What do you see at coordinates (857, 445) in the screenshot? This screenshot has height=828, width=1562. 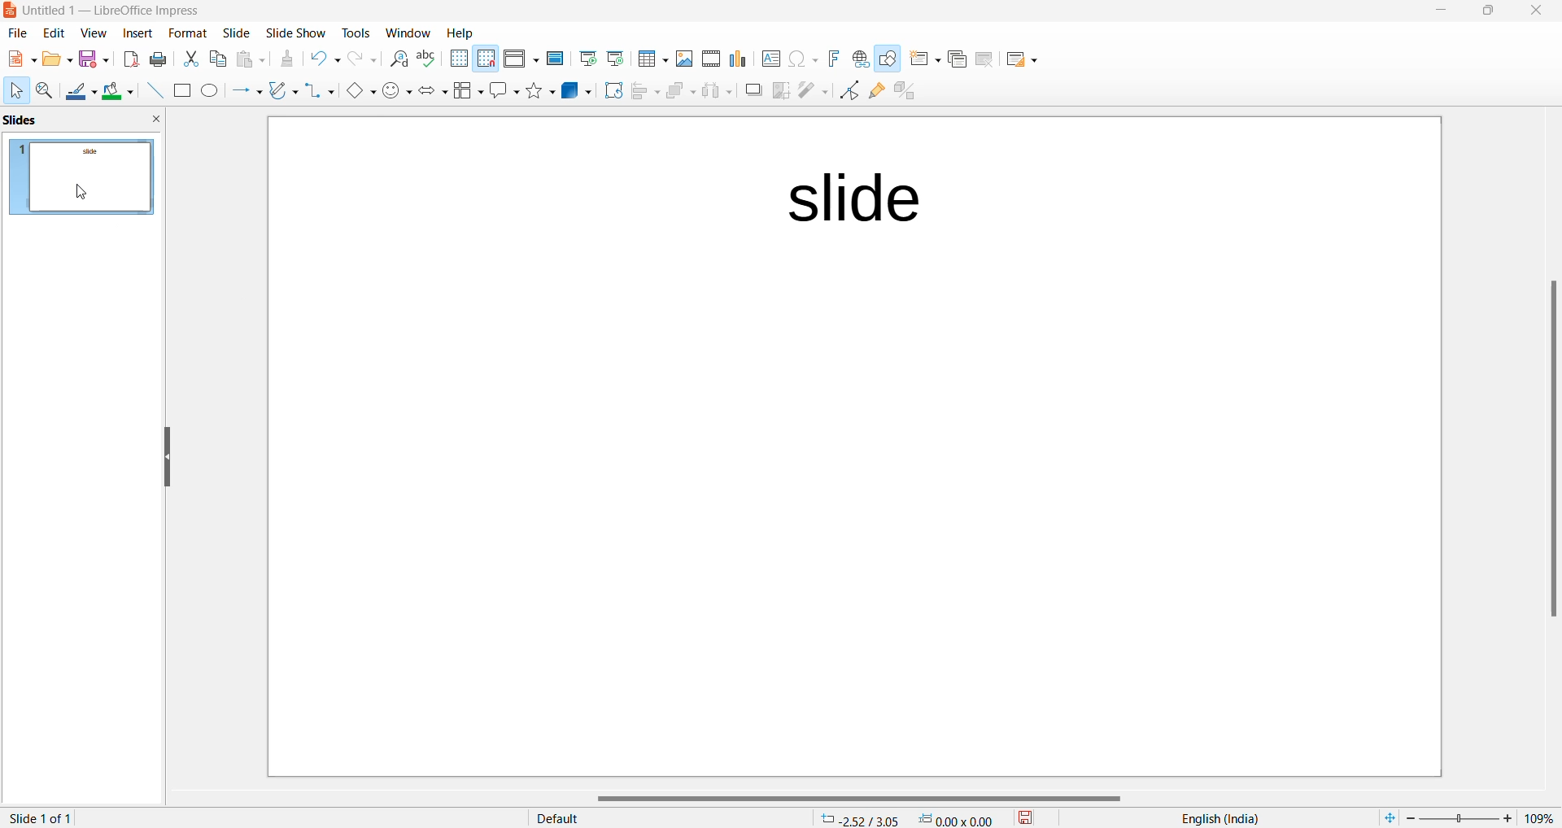 I see `page working area` at bounding box center [857, 445].